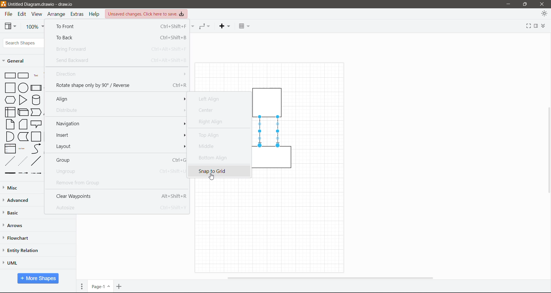  I want to click on curve, so click(36, 149).